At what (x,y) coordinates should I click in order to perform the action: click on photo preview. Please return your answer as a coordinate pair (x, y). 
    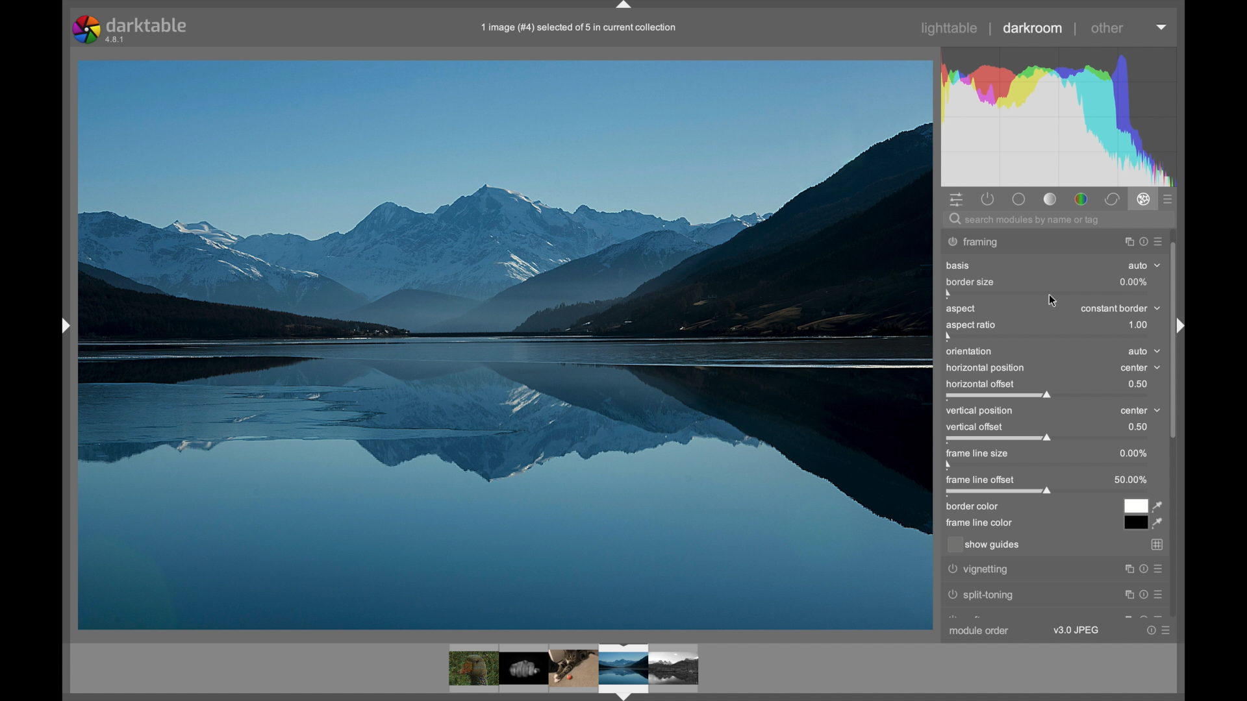
    Looking at the image, I should click on (575, 670).